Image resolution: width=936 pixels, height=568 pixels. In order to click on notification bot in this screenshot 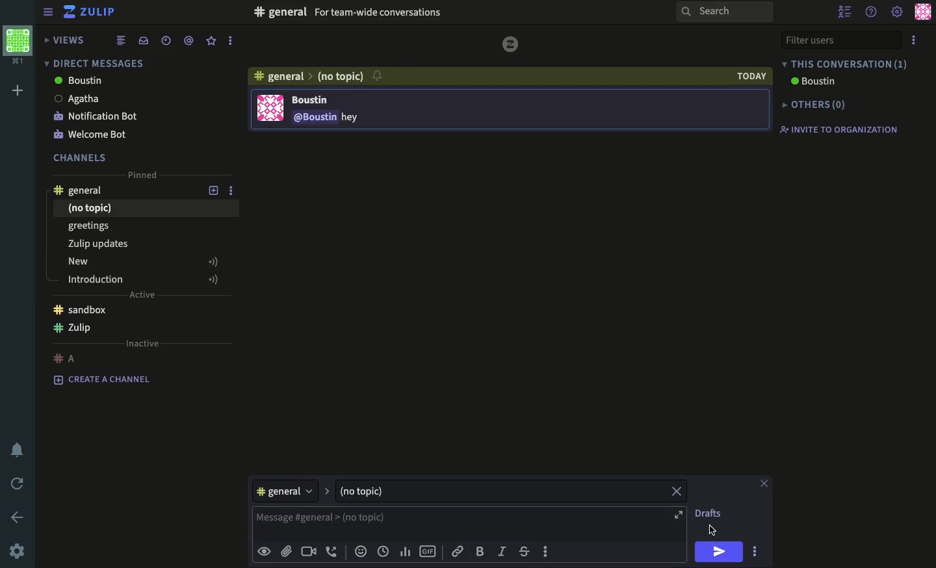, I will do `click(96, 117)`.